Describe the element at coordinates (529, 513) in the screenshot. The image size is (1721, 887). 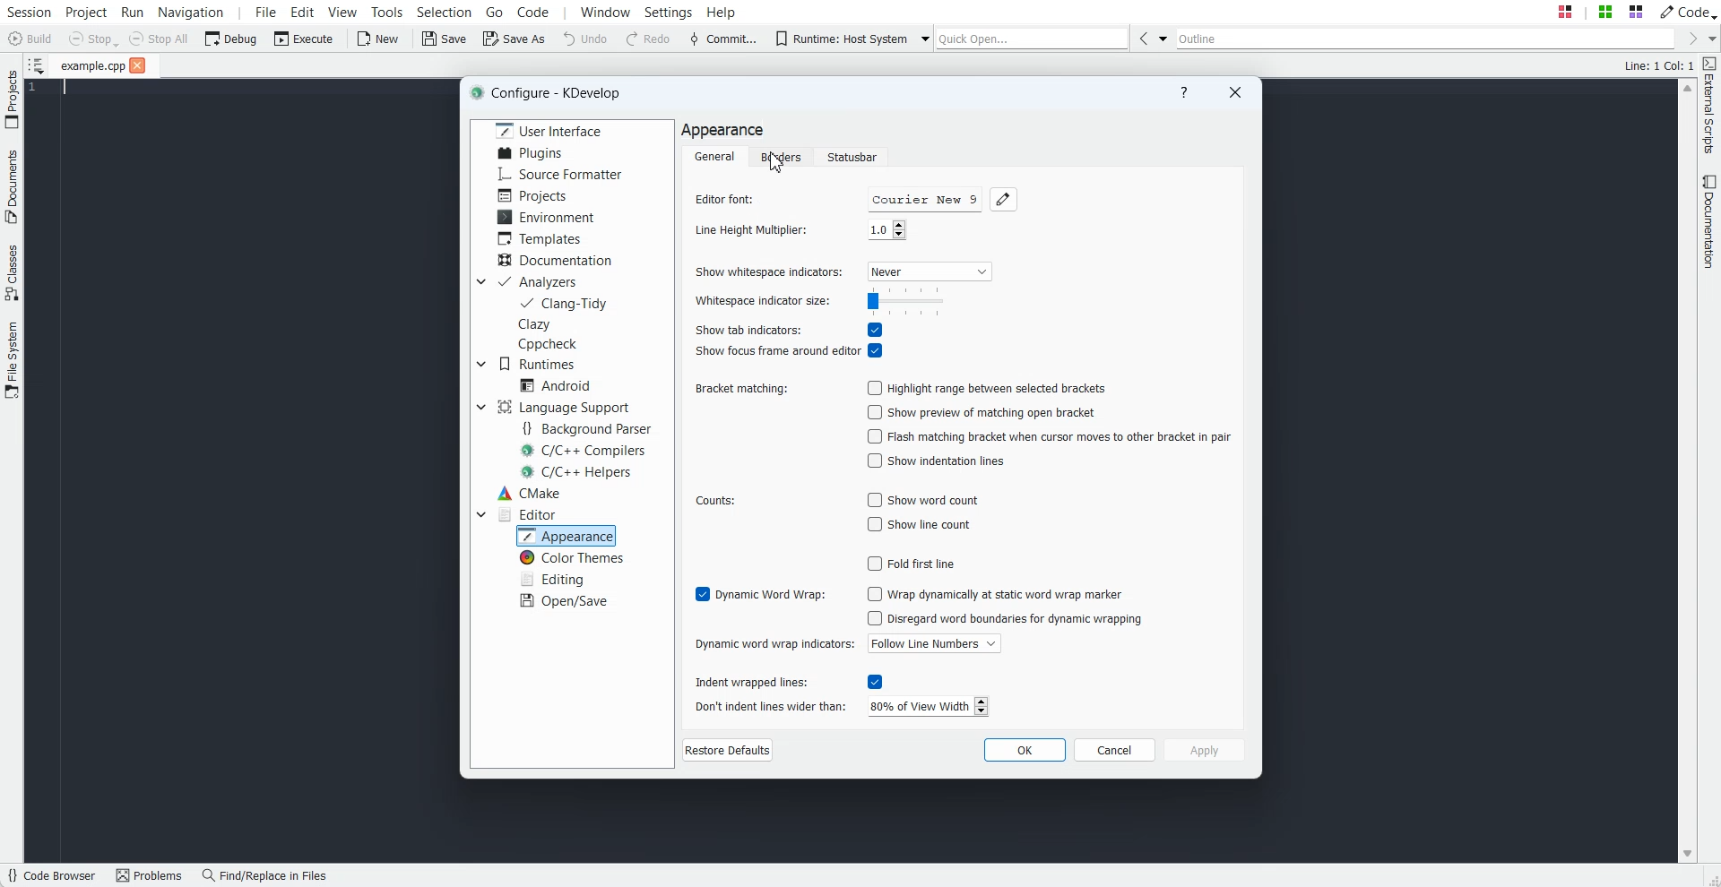
I see `Editor` at that location.